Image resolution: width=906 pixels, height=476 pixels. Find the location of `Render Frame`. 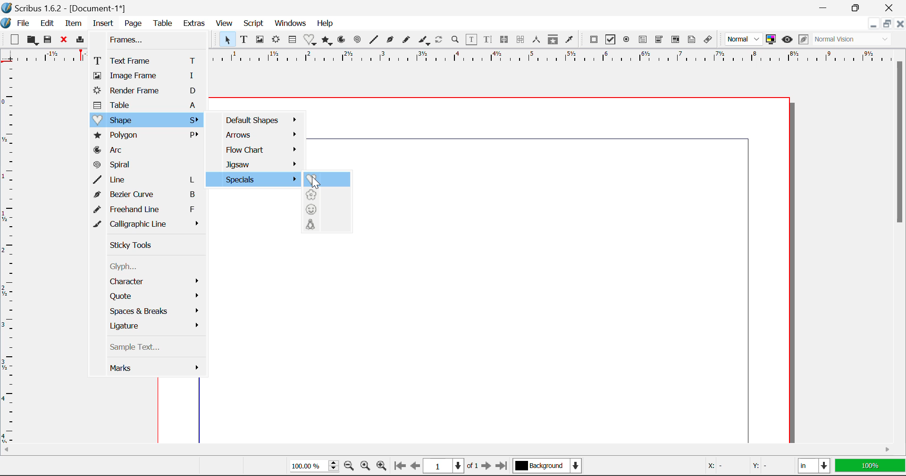

Render Frame is located at coordinates (277, 40).